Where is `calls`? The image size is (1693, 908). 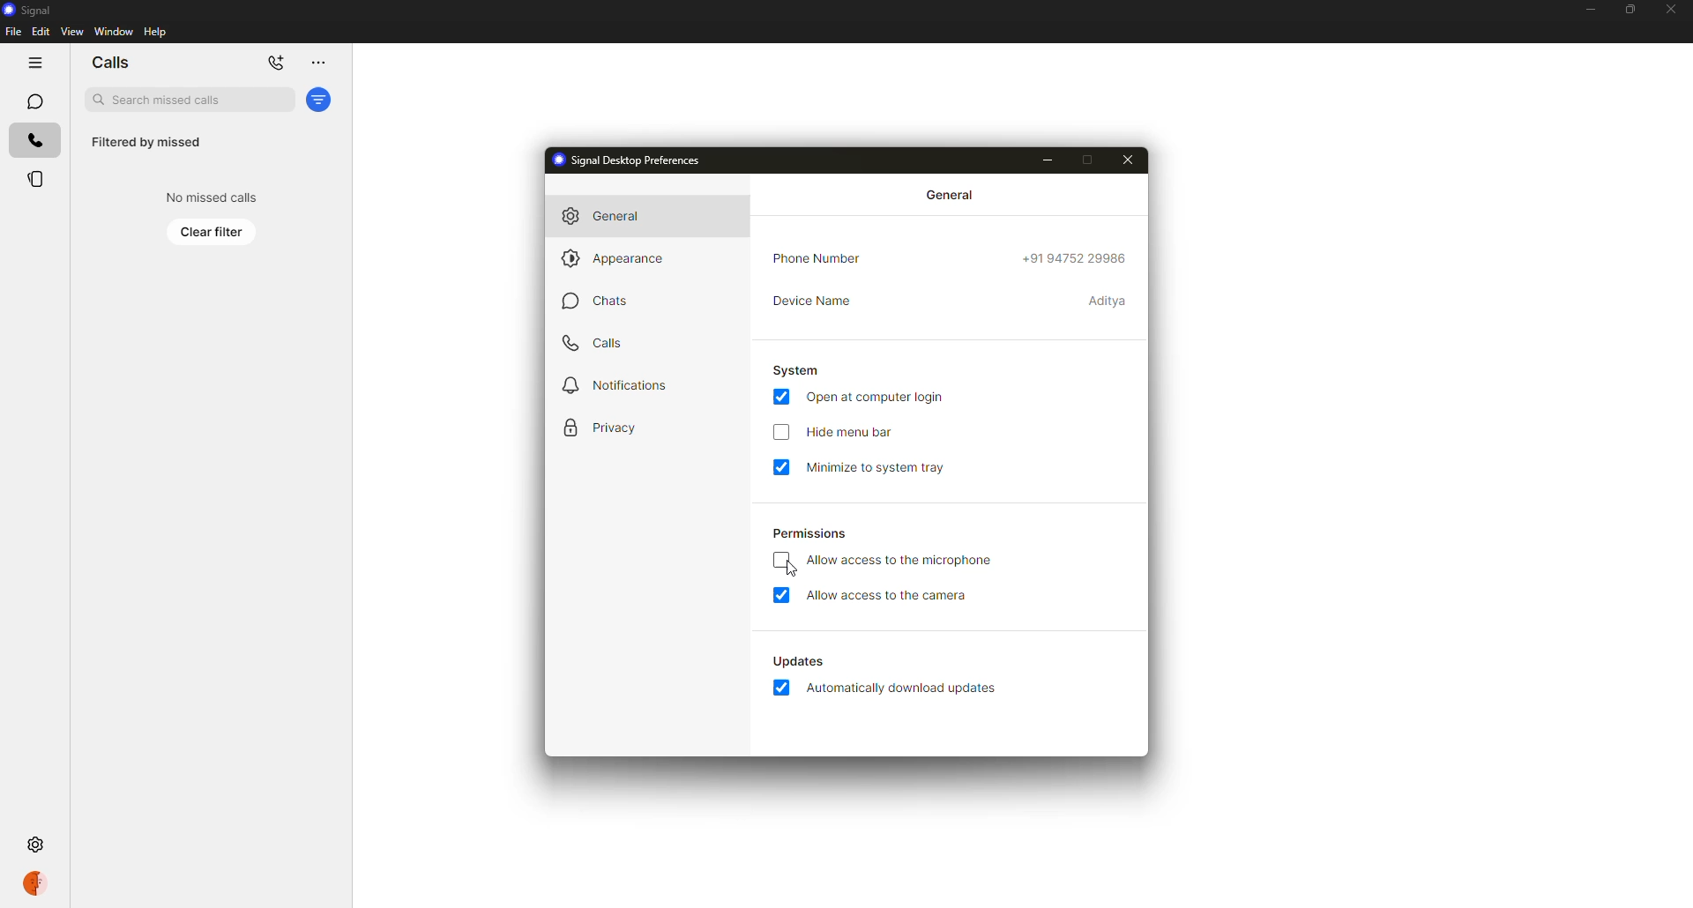 calls is located at coordinates (110, 63).